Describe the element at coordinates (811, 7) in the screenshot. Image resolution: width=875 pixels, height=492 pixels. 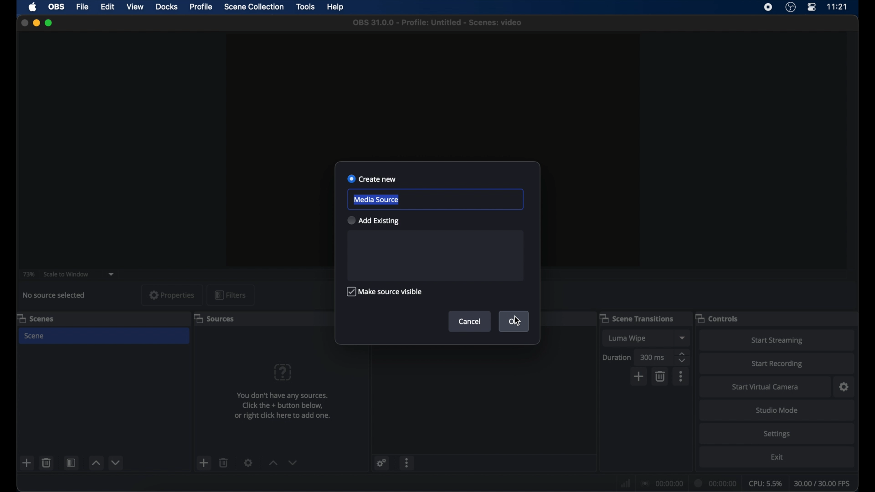
I see `control center` at that location.